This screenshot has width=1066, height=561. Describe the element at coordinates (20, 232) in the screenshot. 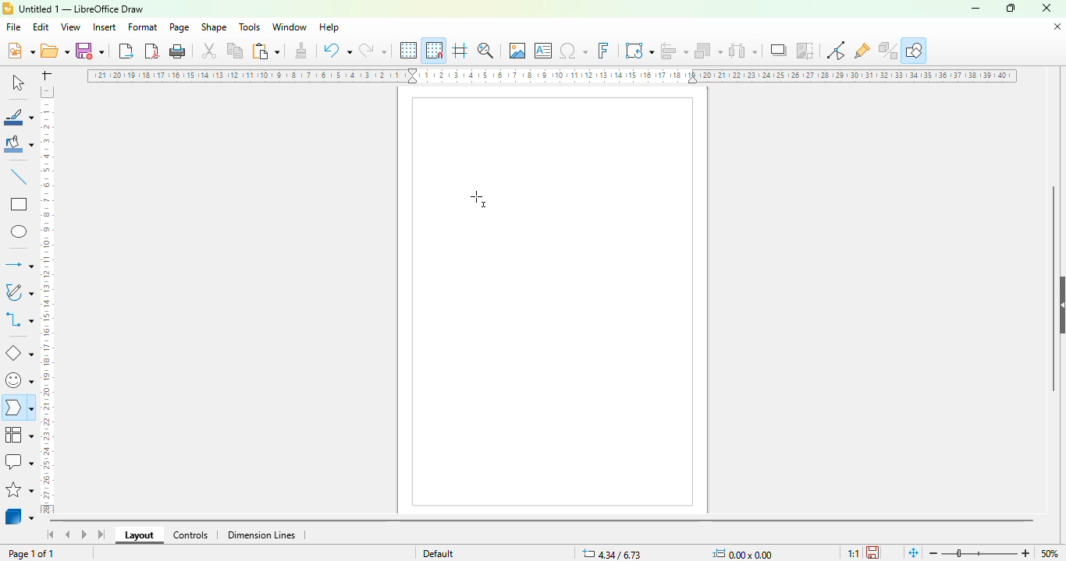

I see `ellipse` at that location.